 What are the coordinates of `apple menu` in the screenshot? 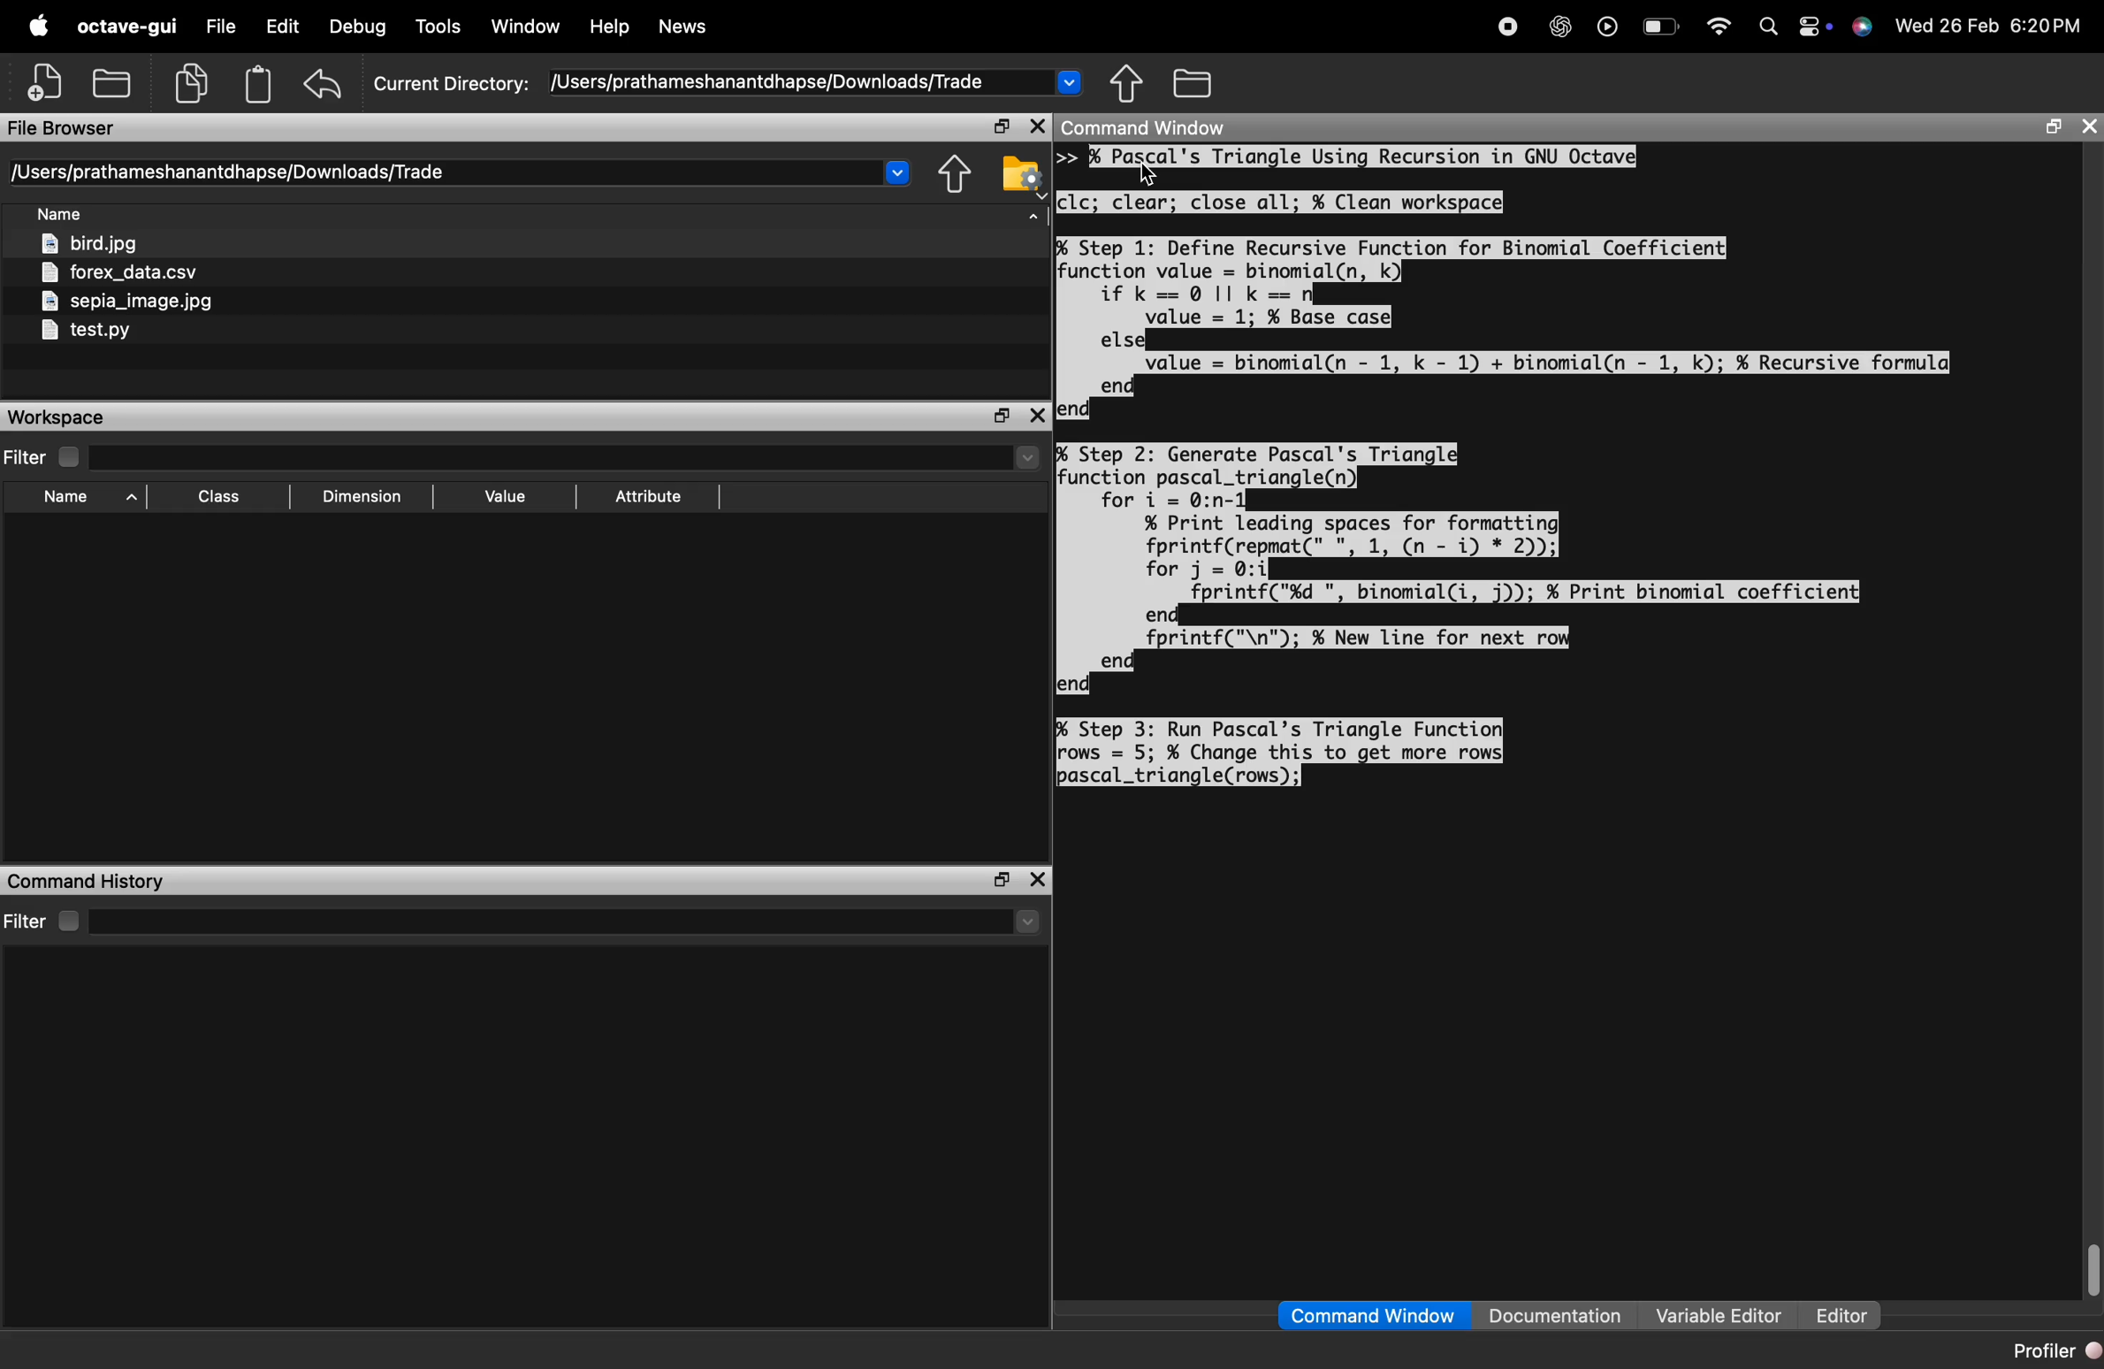 It's located at (37, 25).